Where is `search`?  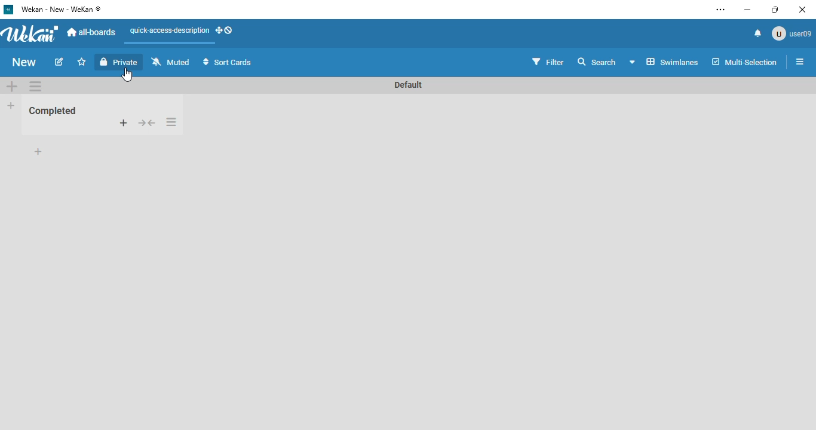
search is located at coordinates (596, 62).